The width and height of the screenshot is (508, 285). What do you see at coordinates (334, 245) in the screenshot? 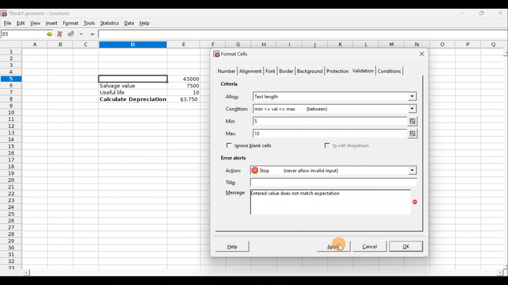
I see `Apply` at bounding box center [334, 245].